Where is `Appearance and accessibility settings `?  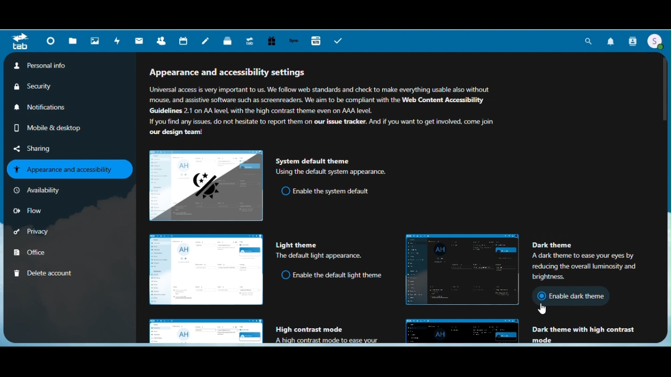
Appearance and accessibility settings  is located at coordinates (330, 103).